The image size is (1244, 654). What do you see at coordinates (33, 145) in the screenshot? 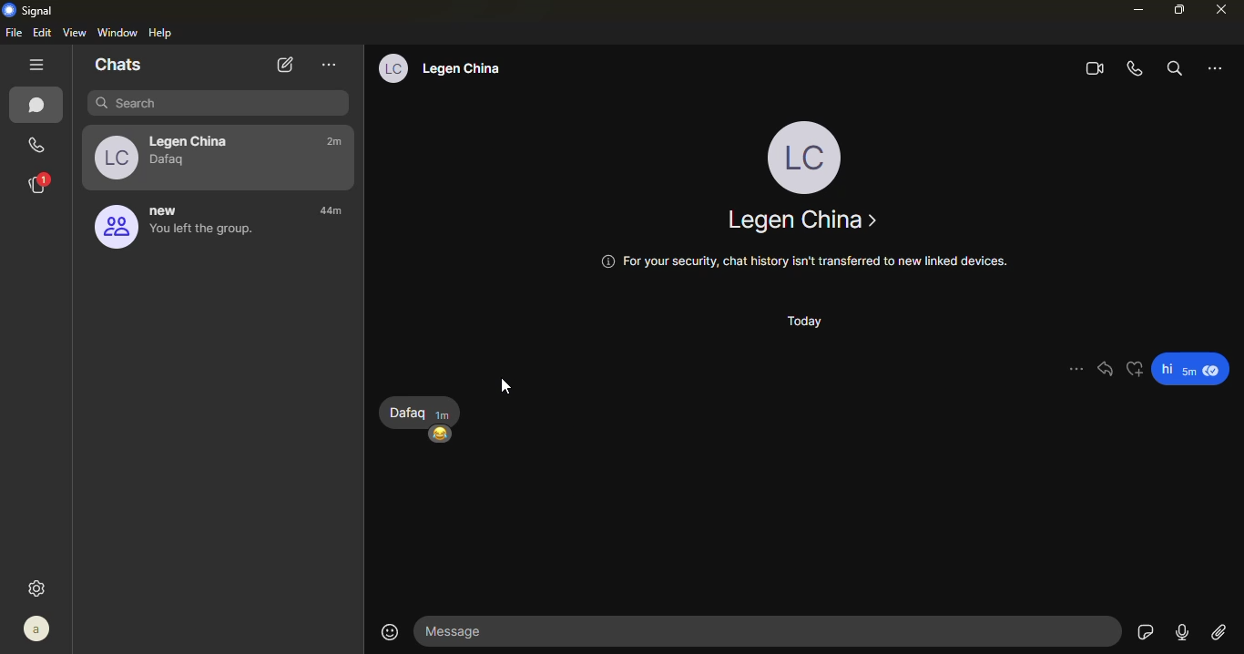
I see `calls` at bounding box center [33, 145].